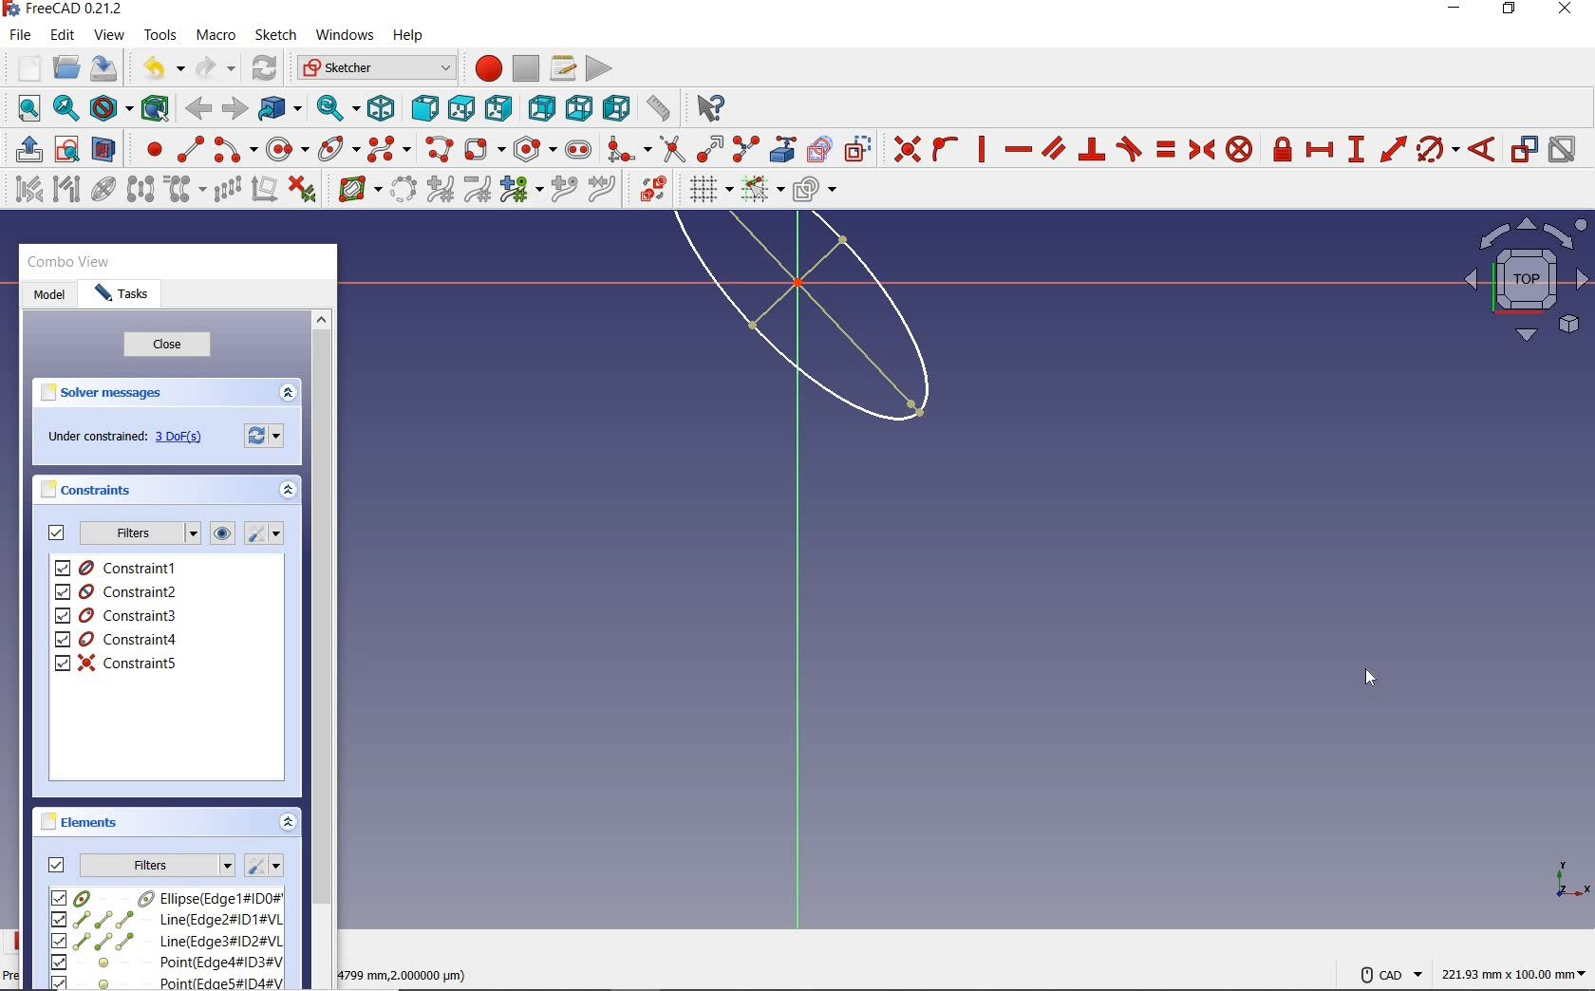 The width and height of the screenshot is (1595, 991). I want to click on constrain block, so click(1238, 148).